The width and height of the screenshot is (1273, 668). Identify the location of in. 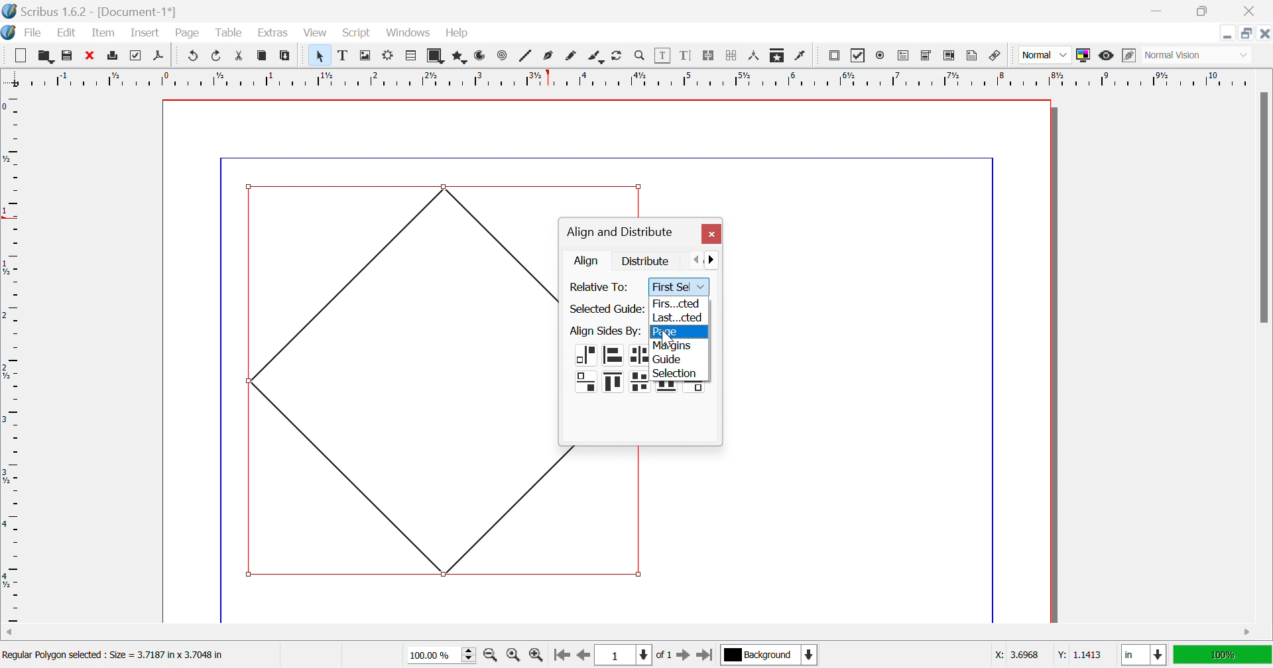
(1145, 656).